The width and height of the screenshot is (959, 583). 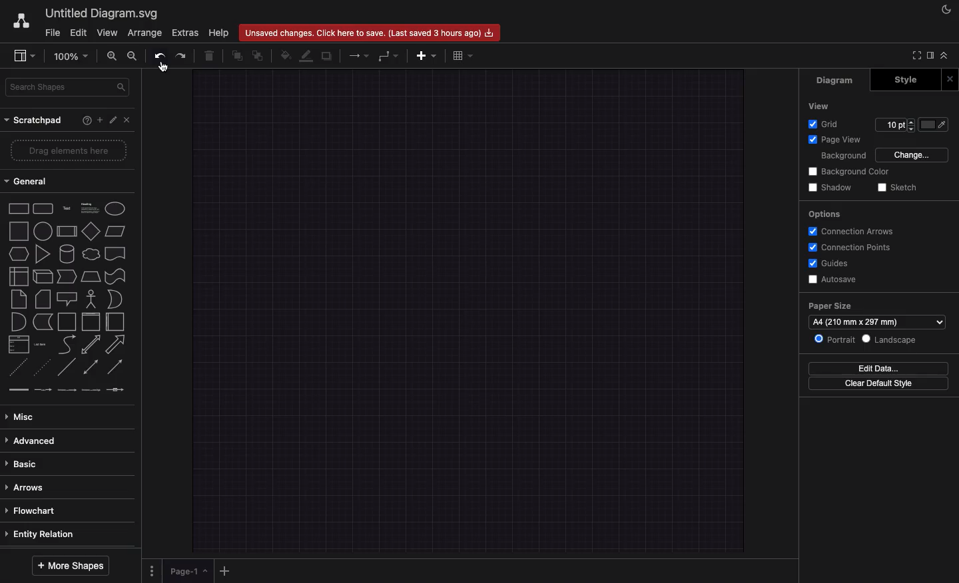 What do you see at coordinates (113, 56) in the screenshot?
I see `Zoom in` at bounding box center [113, 56].